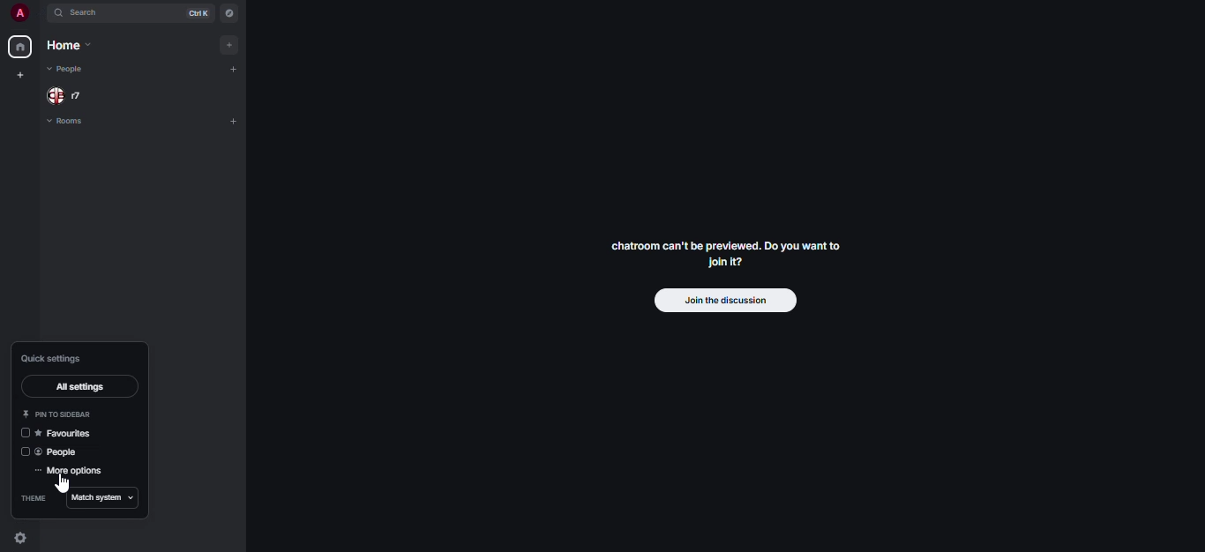 Image resolution: width=1205 pixels, height=552 pixels. What do you see at coordinates (198, 12) in the screenshot?
I see `ctrl K` at bounding box center [198, 12].